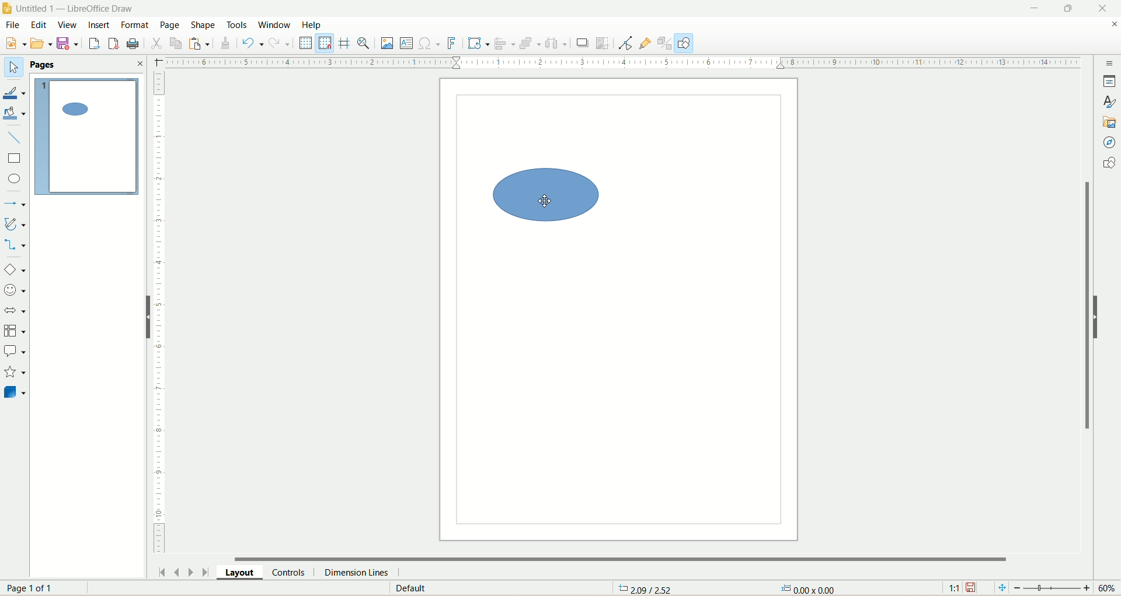  Describe the element at coordinates (1053, 587) in the screenshot. I see `zoom factor` at that location.